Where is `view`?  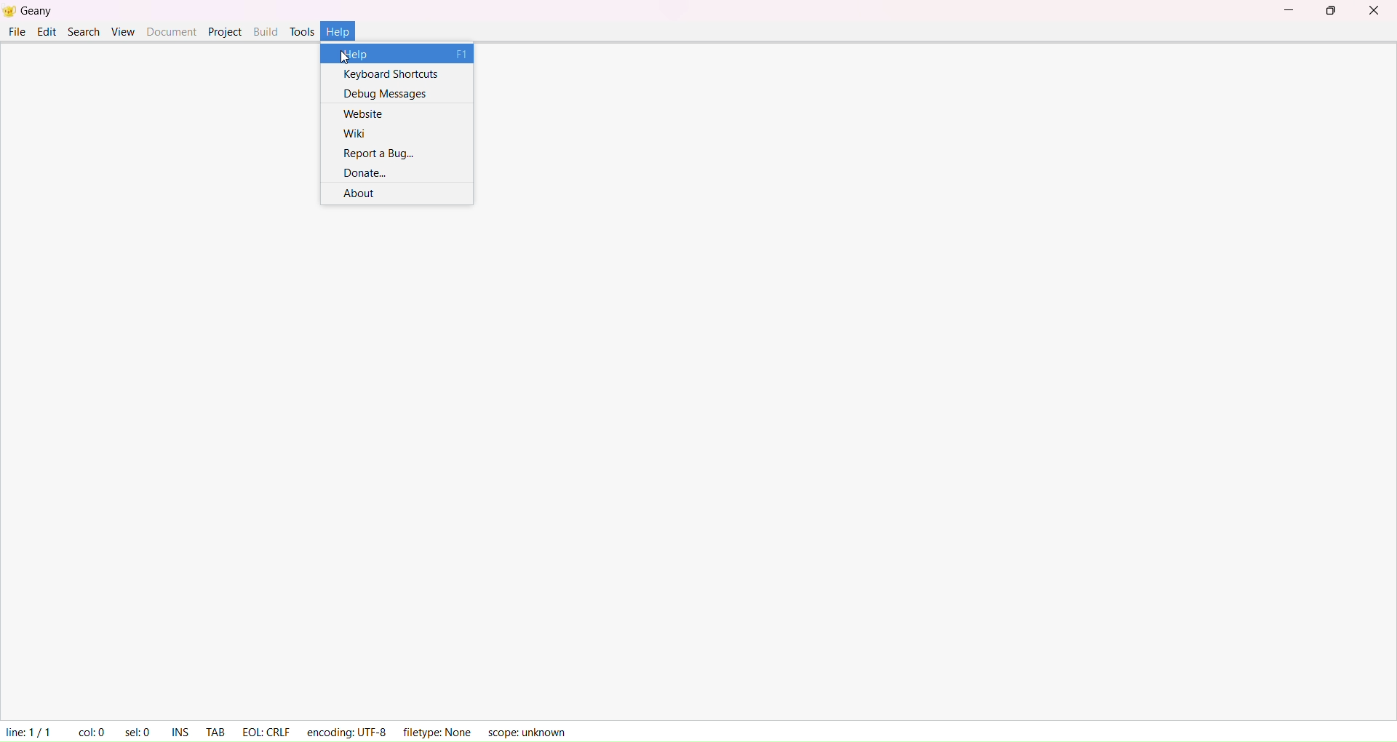 view is located at coordinates (123, 31).